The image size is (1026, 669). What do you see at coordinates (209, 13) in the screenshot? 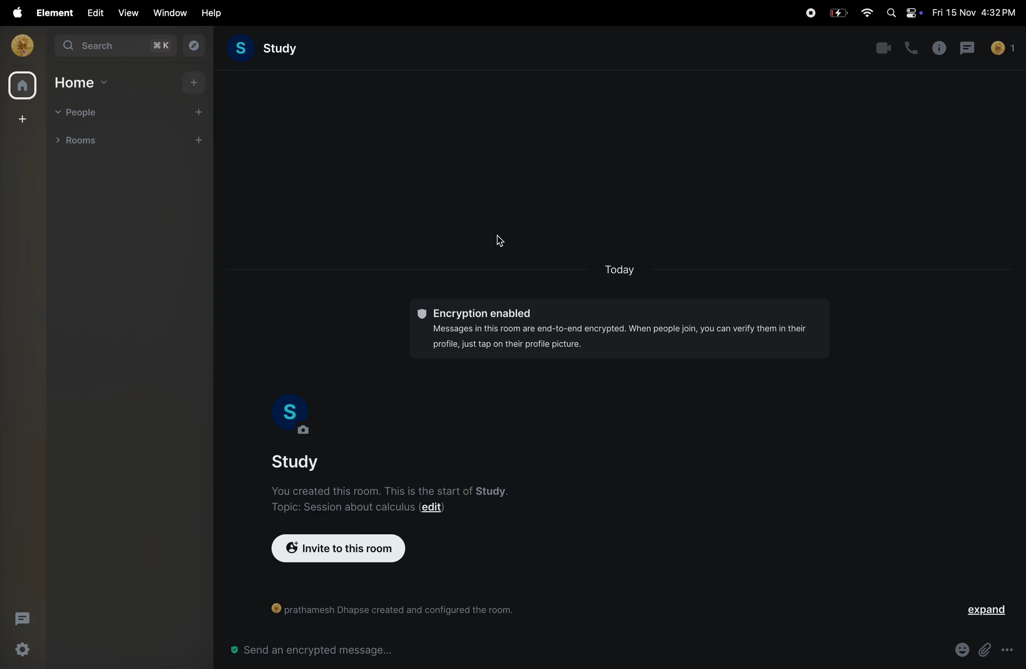
I see `help` at bounding box center [209, 13].